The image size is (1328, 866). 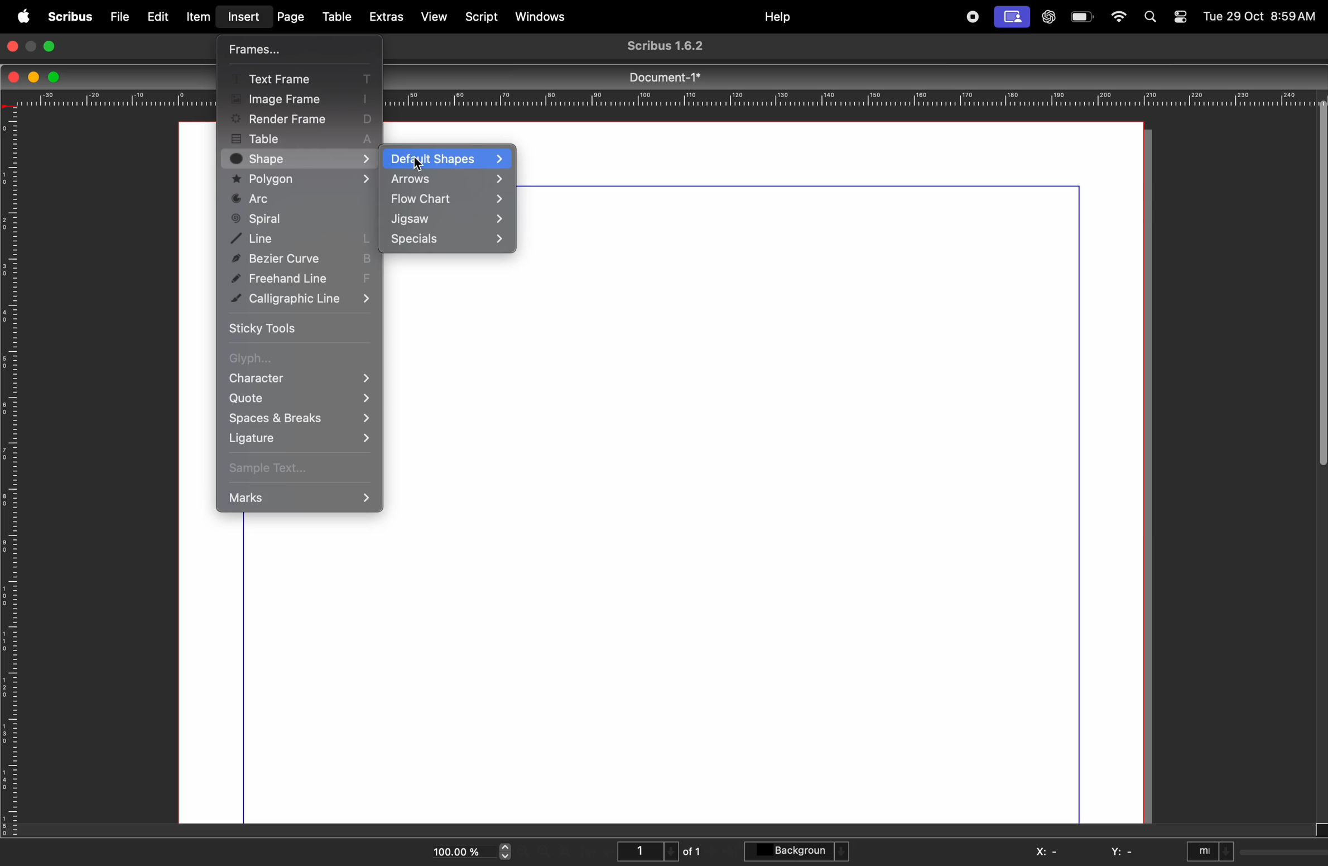 I want to click on of 1, so click(x=694, y=850).